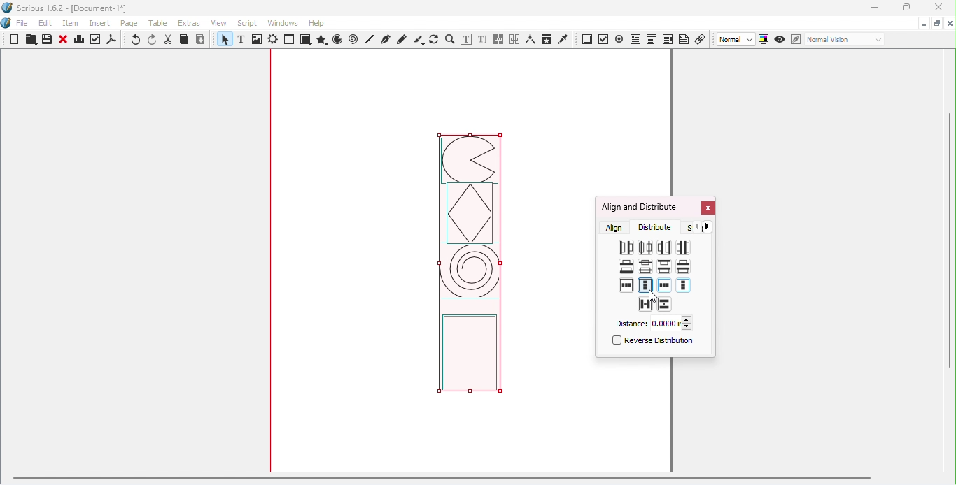  What do you see at coordinates (321, 40) in the screenshot?
I see `Polygon` at bounding box center [321, 40].